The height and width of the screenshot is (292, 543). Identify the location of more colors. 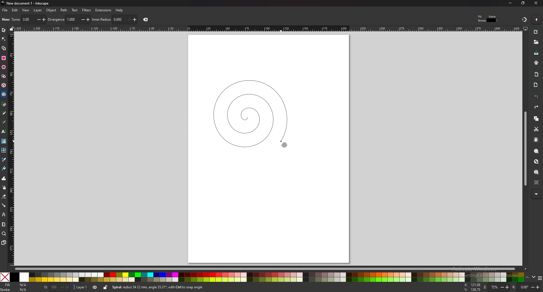
(539, 278).